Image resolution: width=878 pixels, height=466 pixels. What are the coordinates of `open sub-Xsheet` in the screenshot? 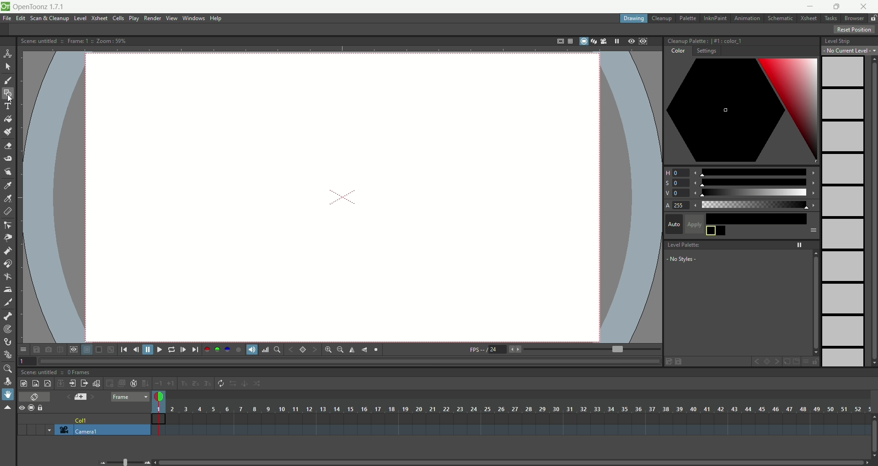 It's located at (73, 383).